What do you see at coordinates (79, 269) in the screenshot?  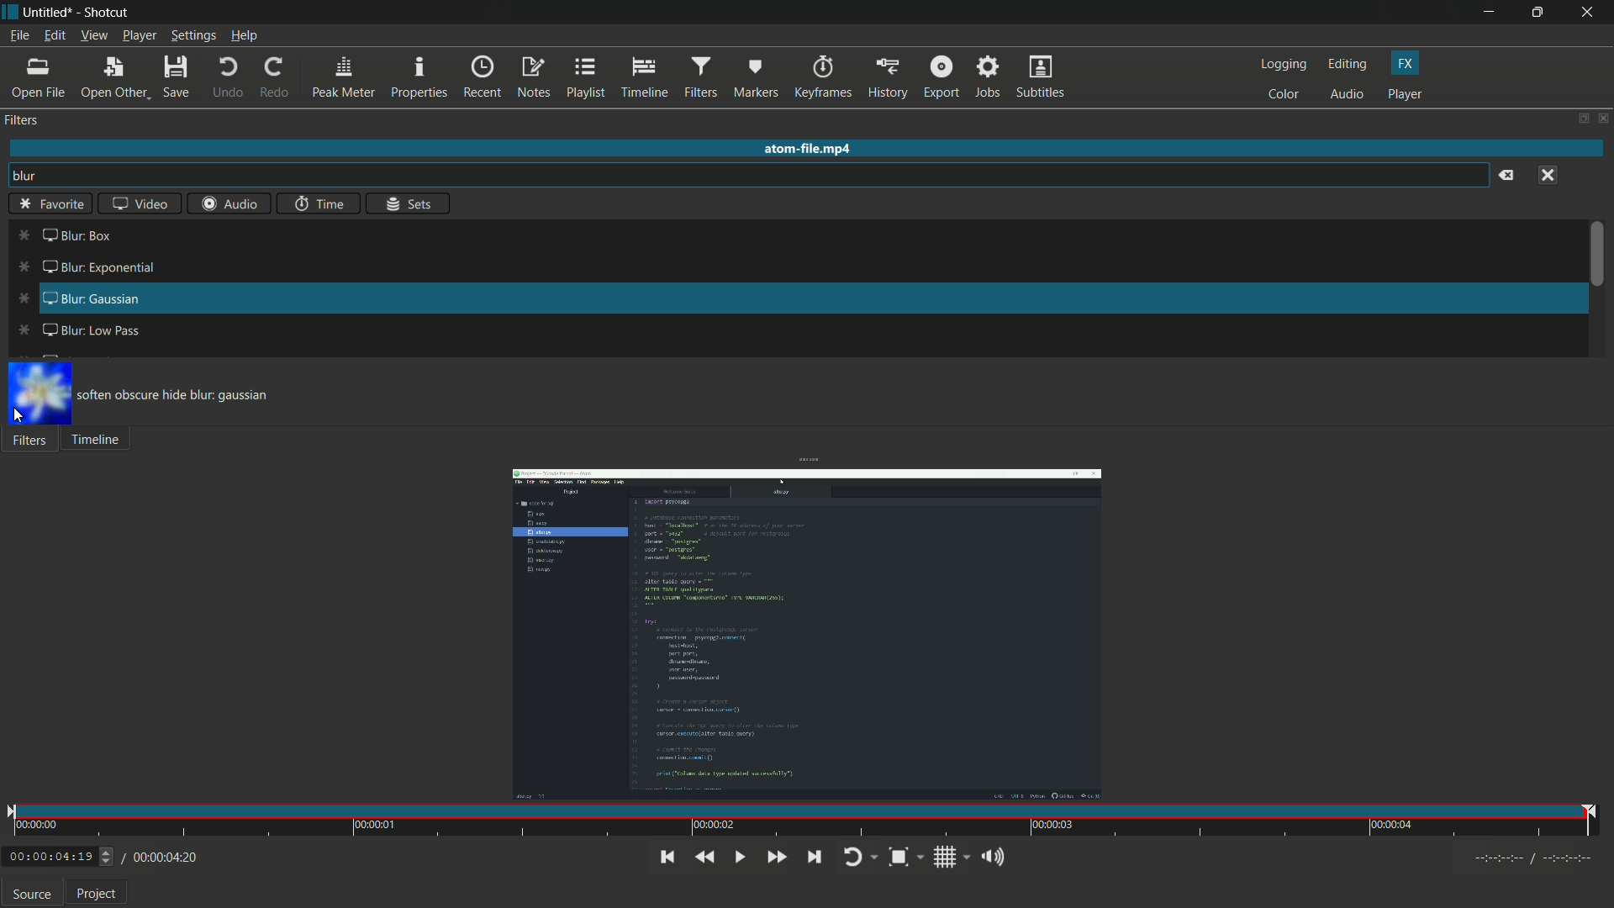 I see `blur exponential` at bounding box center [79, 269].